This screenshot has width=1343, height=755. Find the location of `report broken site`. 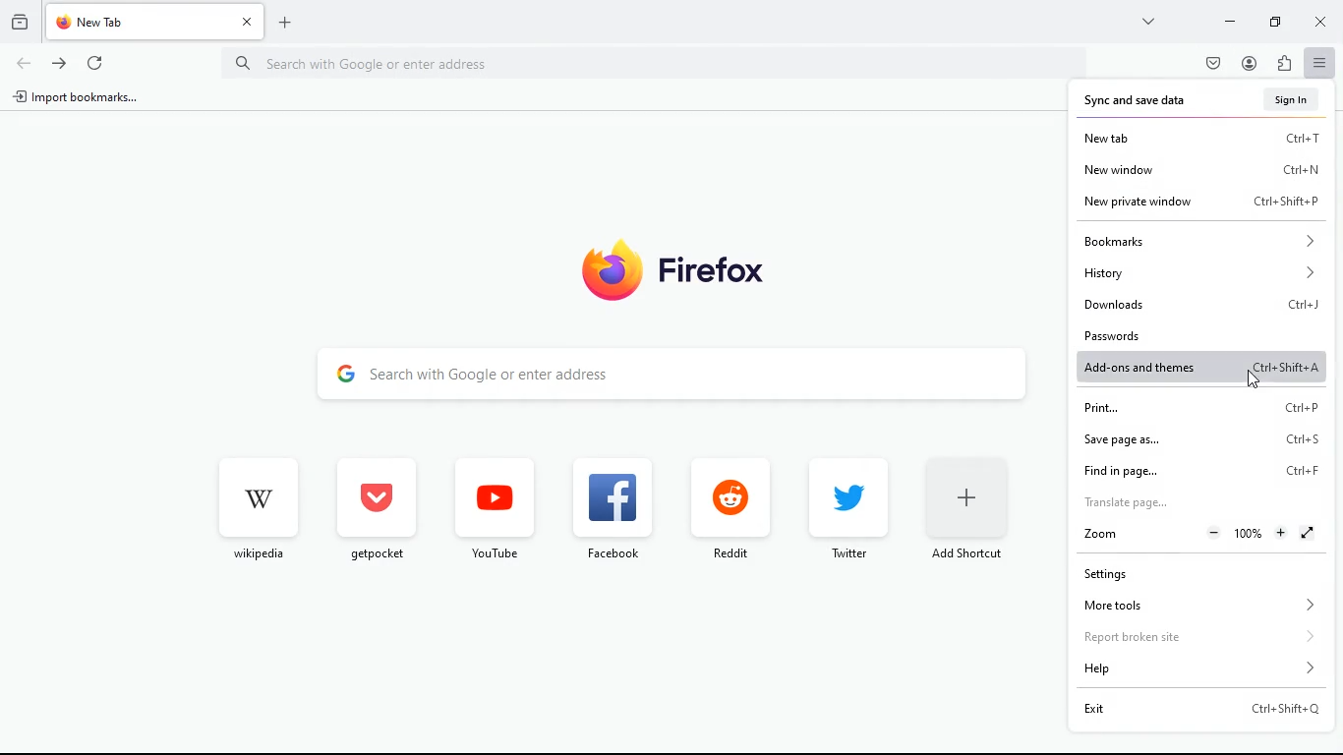

report broken site is located at coordinates (1196, 636).